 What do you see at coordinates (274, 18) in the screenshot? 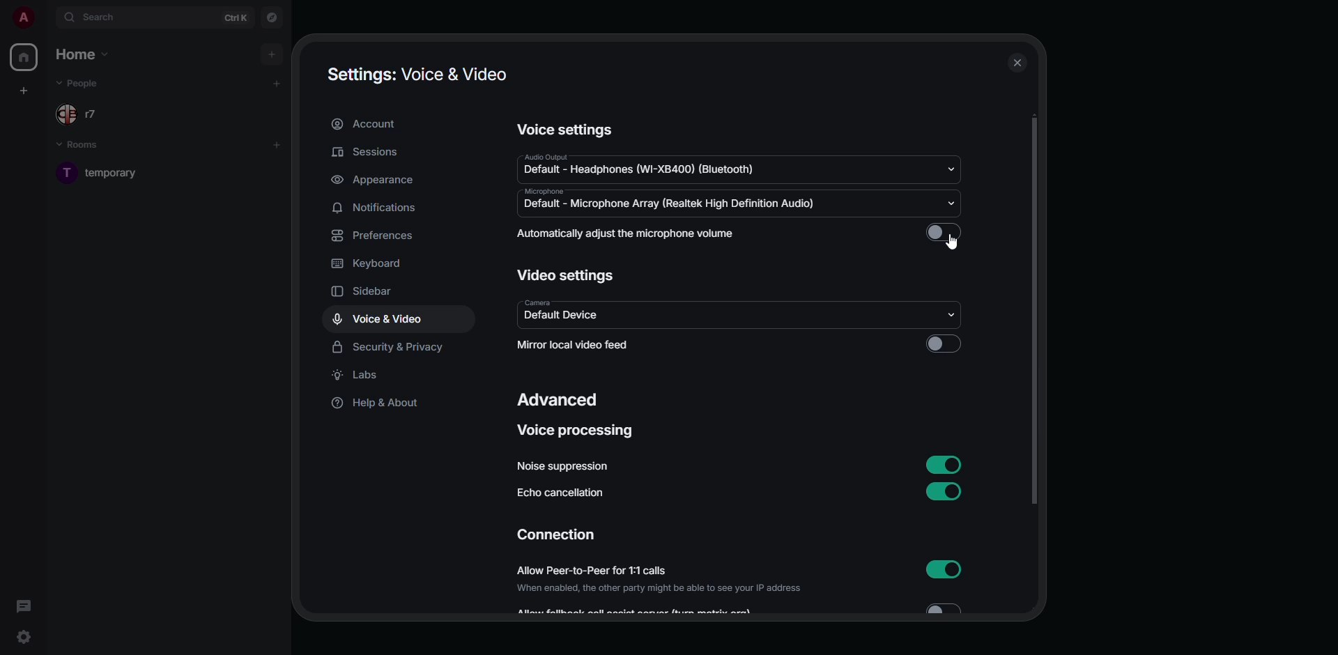
I see `navigator` at bounding box center [274, 18].